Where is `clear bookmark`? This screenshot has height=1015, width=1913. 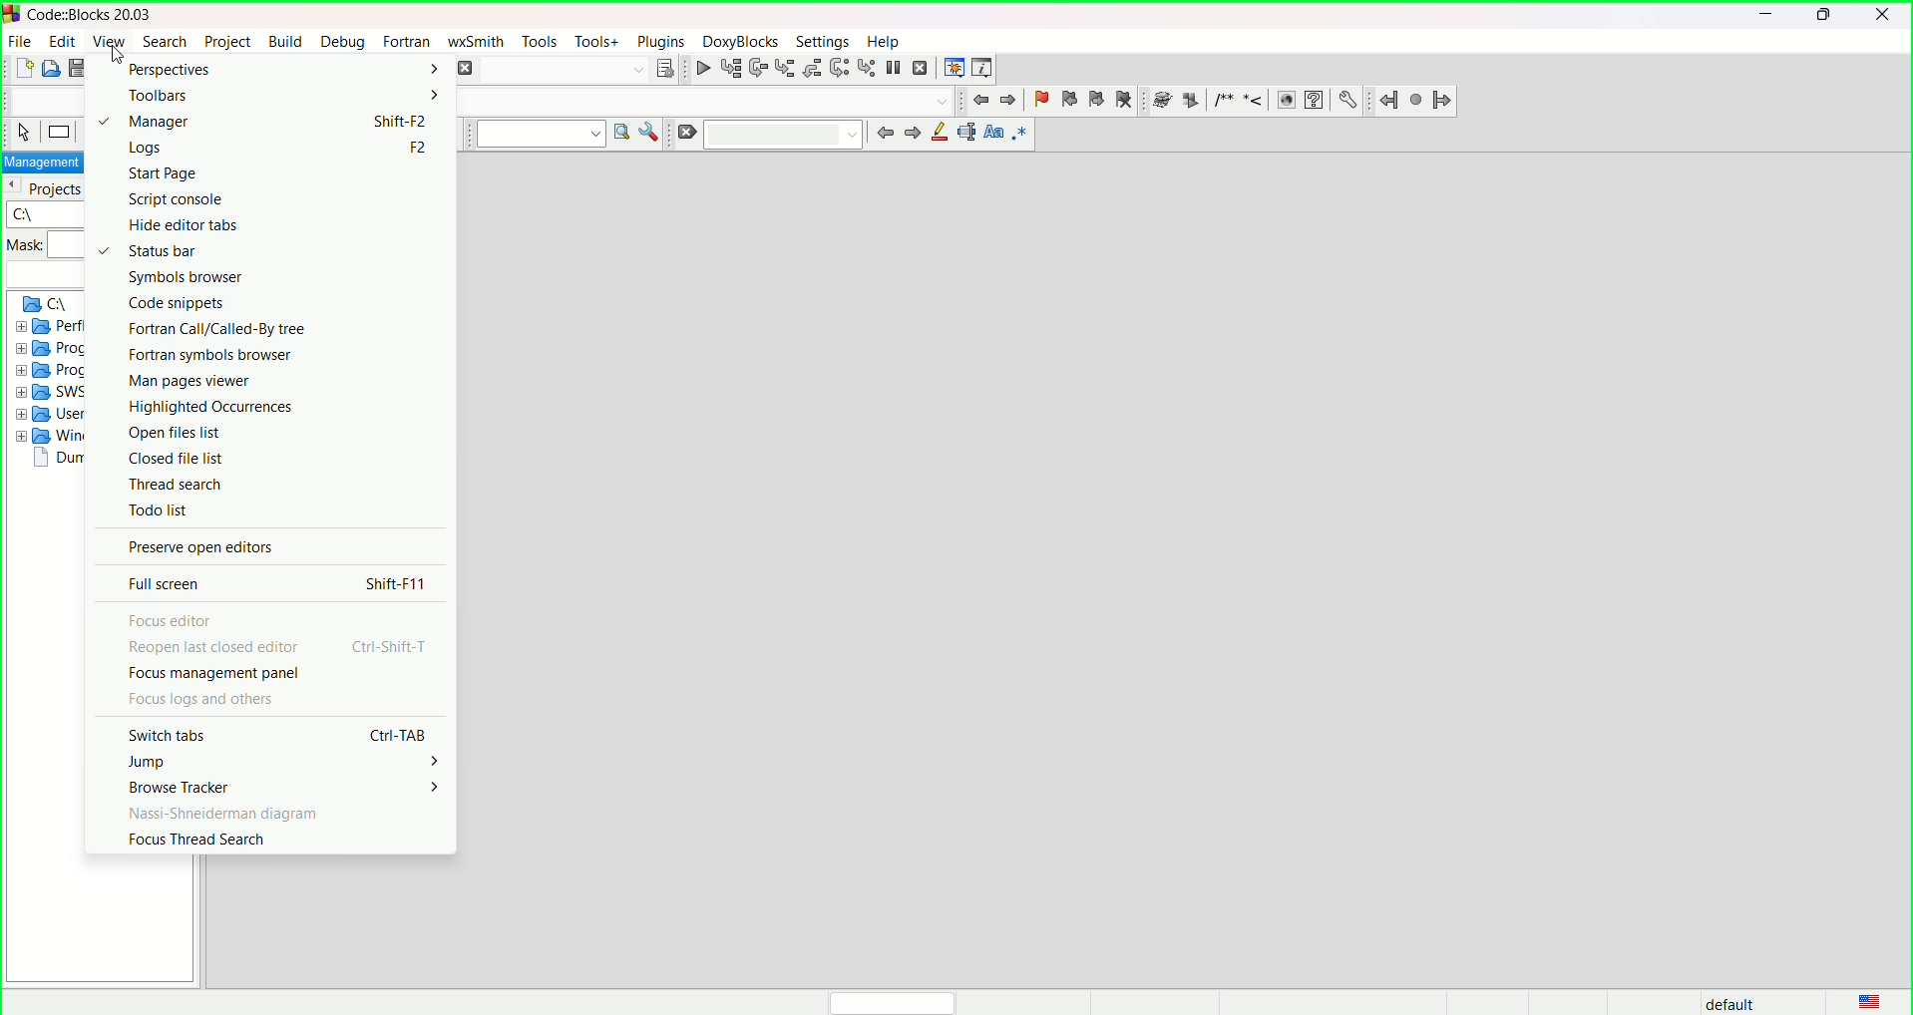 clear bookmark is located at coordinates (1127, 98).